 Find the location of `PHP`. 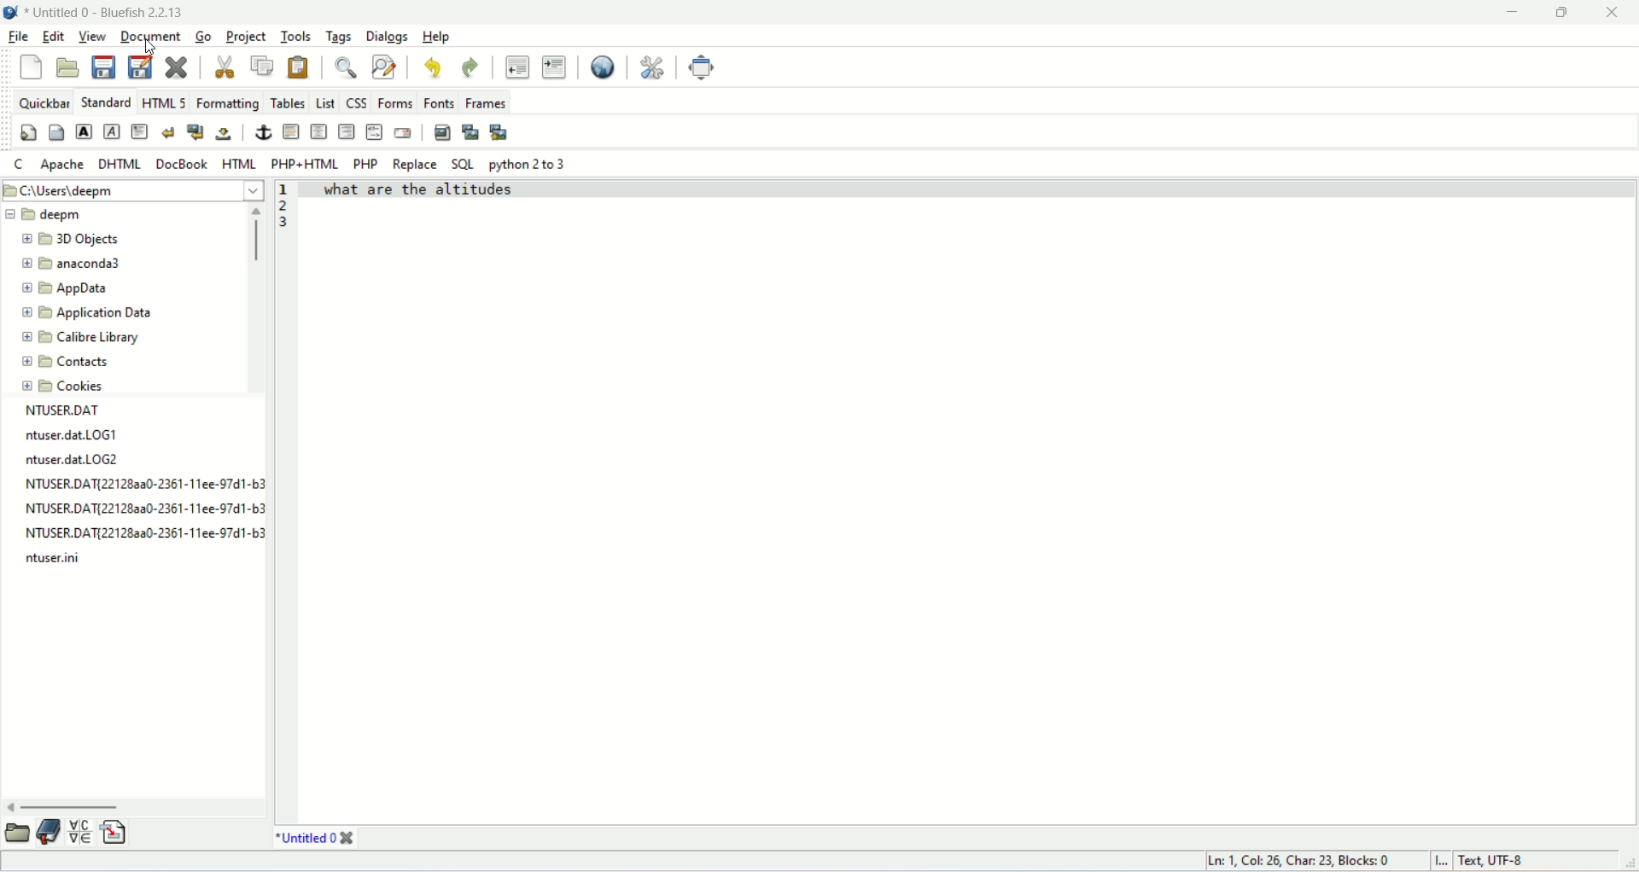

PHP is located at coordinates (365, 163).